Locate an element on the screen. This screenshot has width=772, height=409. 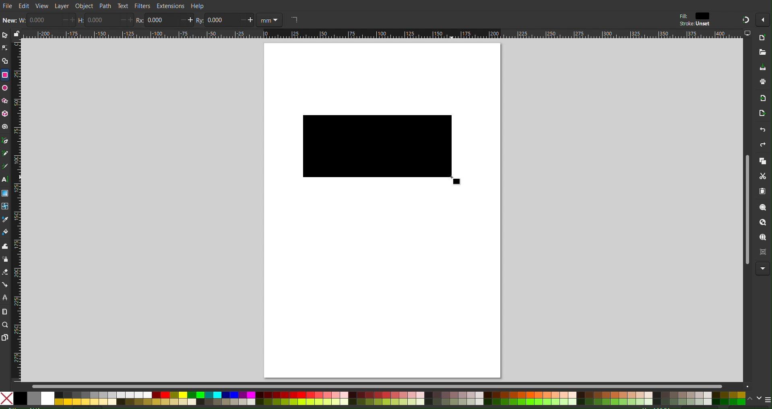
Rectangle is located at coordinates (5, 75).